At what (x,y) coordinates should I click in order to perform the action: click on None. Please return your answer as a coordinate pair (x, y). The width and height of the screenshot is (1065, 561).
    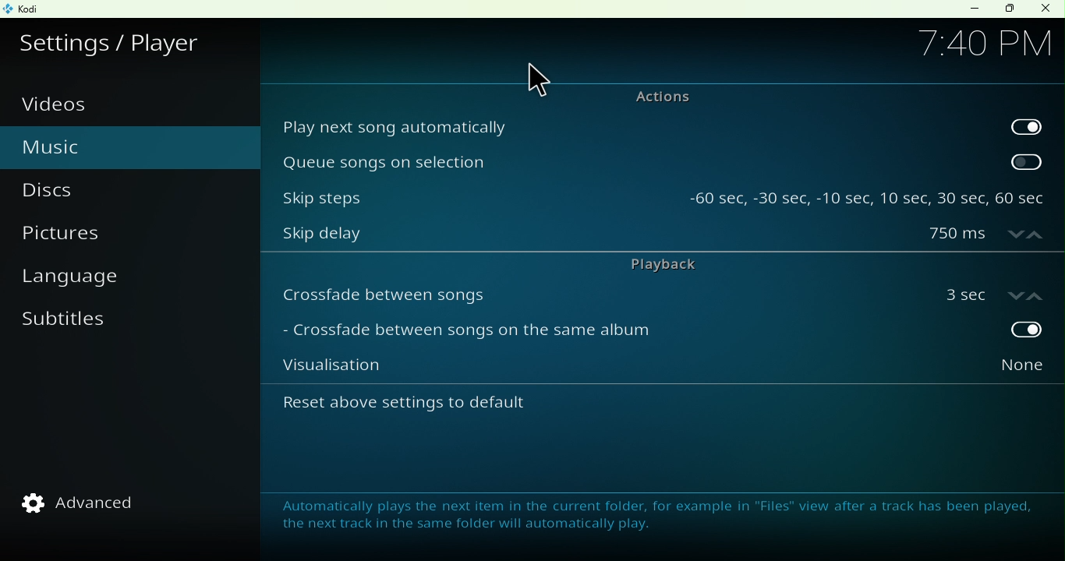
    Looking at the image, I should click on (988, 370).